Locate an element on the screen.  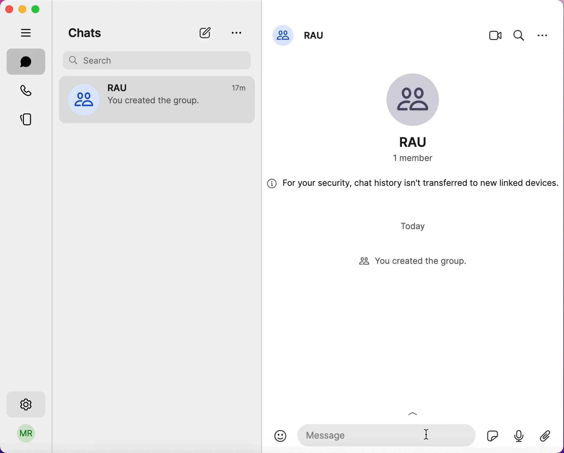
sticker is located at coordinates (490, 434).